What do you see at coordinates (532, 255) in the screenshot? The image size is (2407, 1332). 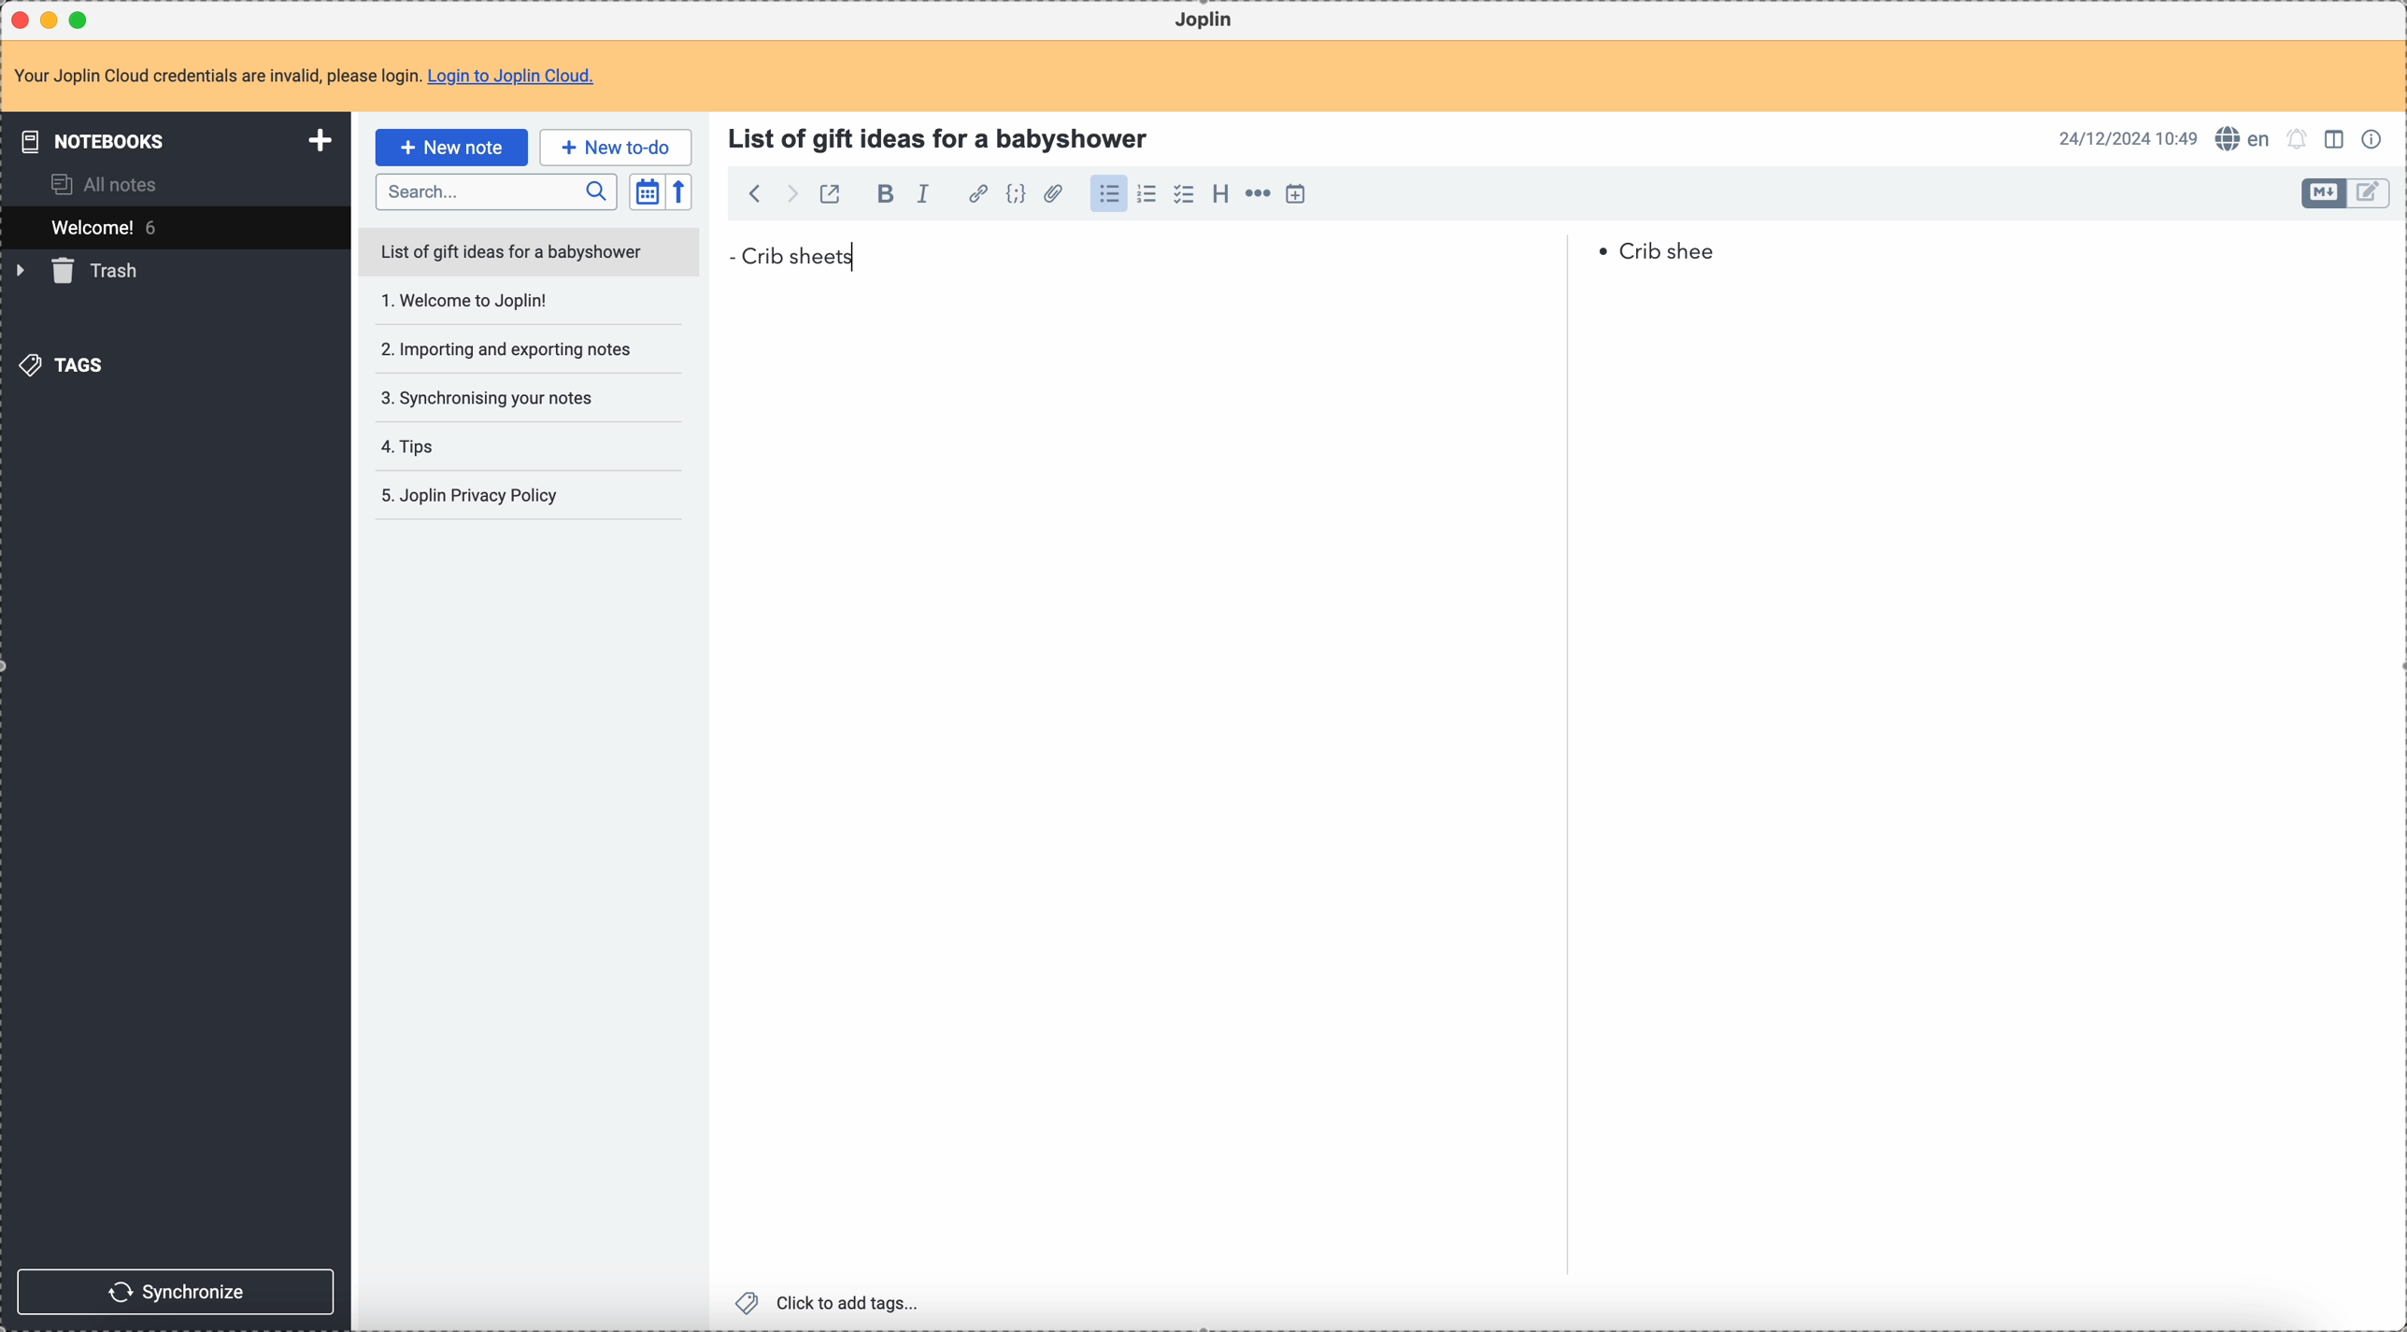 I see `list of gift ideas for a babyshower` at bounding box center [532, 255].